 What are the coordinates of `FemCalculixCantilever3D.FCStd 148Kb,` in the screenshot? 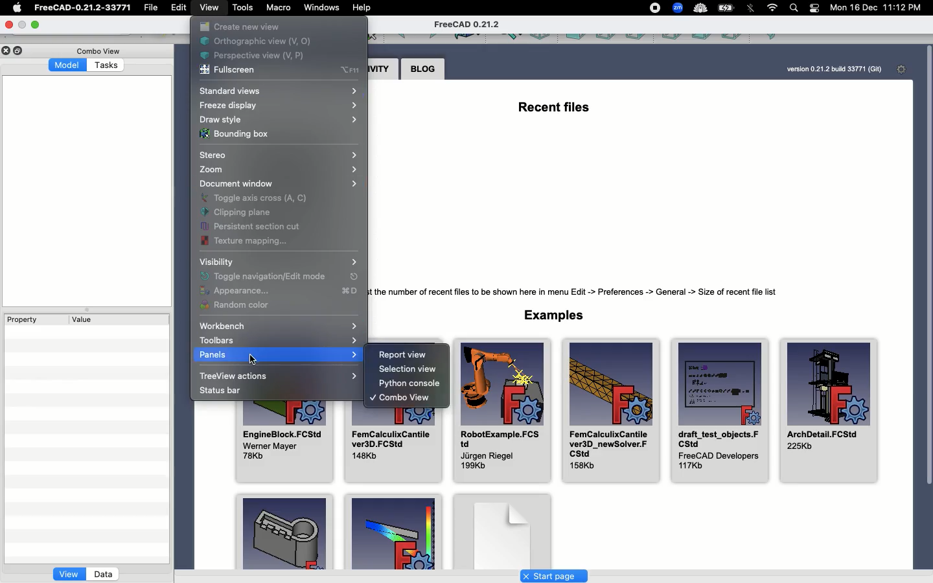 It's located at (395, 446).